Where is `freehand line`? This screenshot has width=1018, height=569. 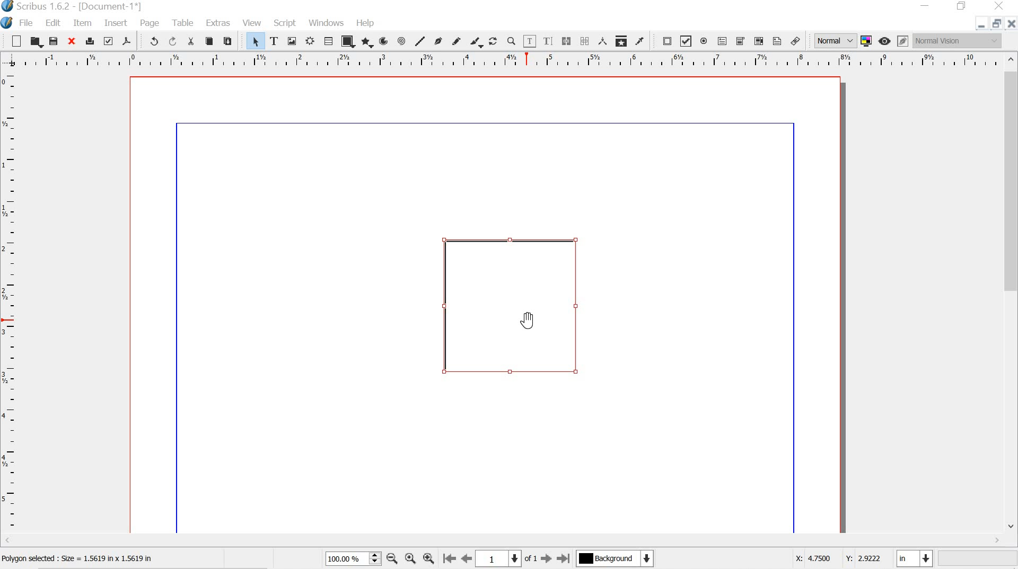 freehand line is located at coordinates (456, 40).